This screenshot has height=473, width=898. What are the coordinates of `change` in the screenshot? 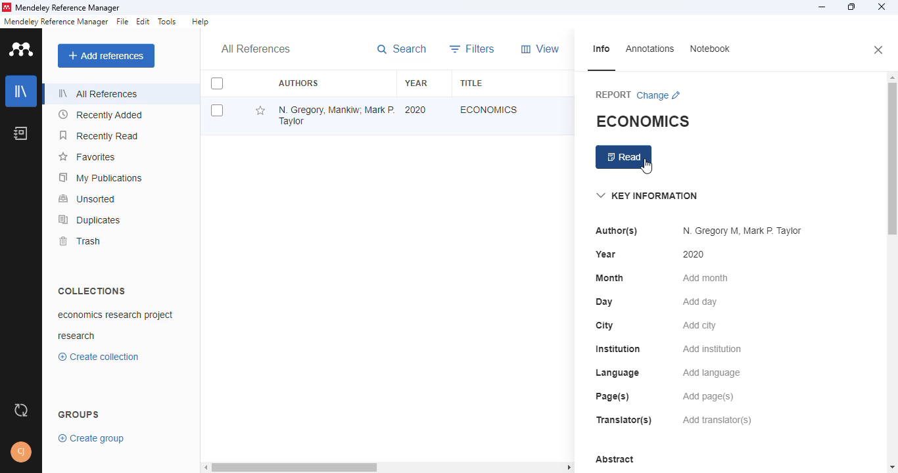 It's located at (659, 96).